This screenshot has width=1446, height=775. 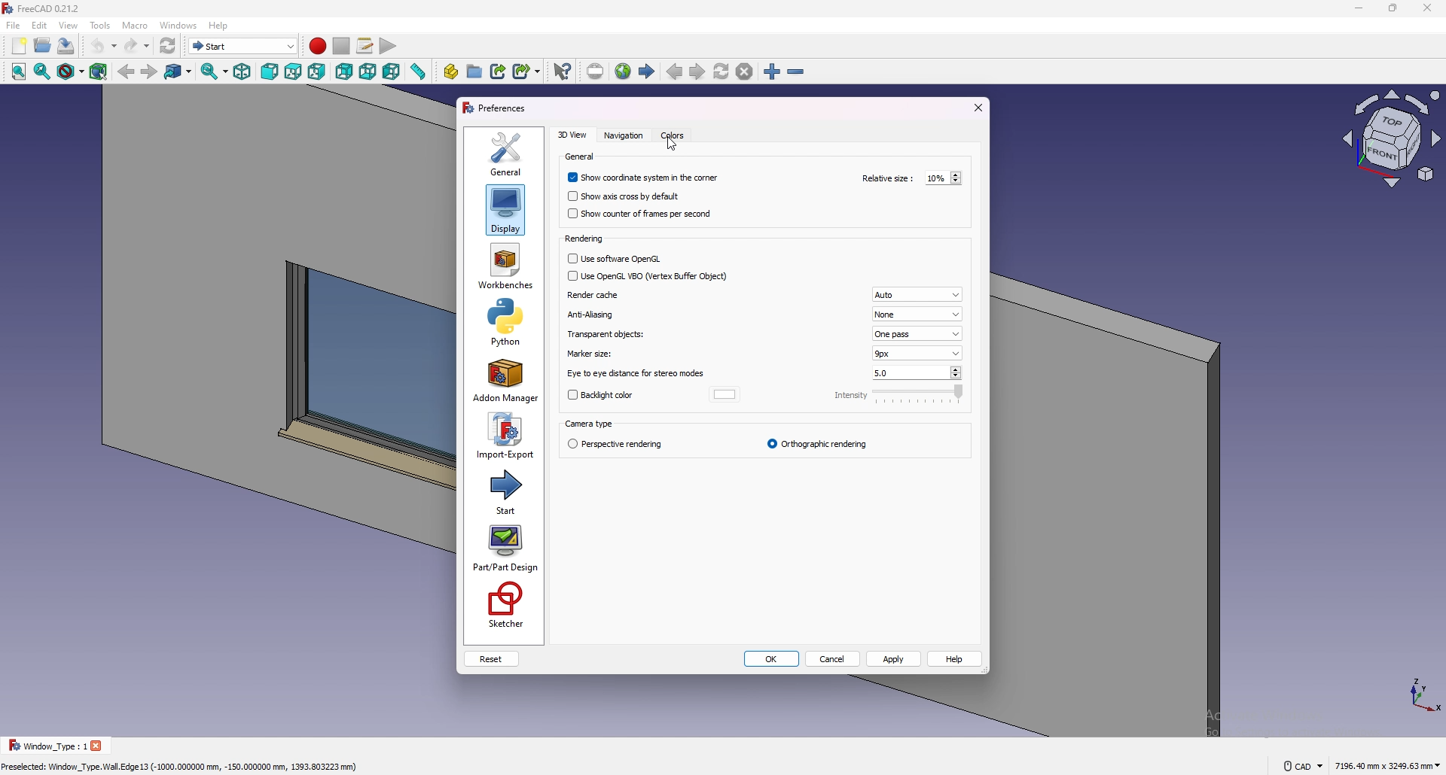 What do you see at coordinates (917, 314) in the screenshot?
I see `none` at bounding box center [917, 314].